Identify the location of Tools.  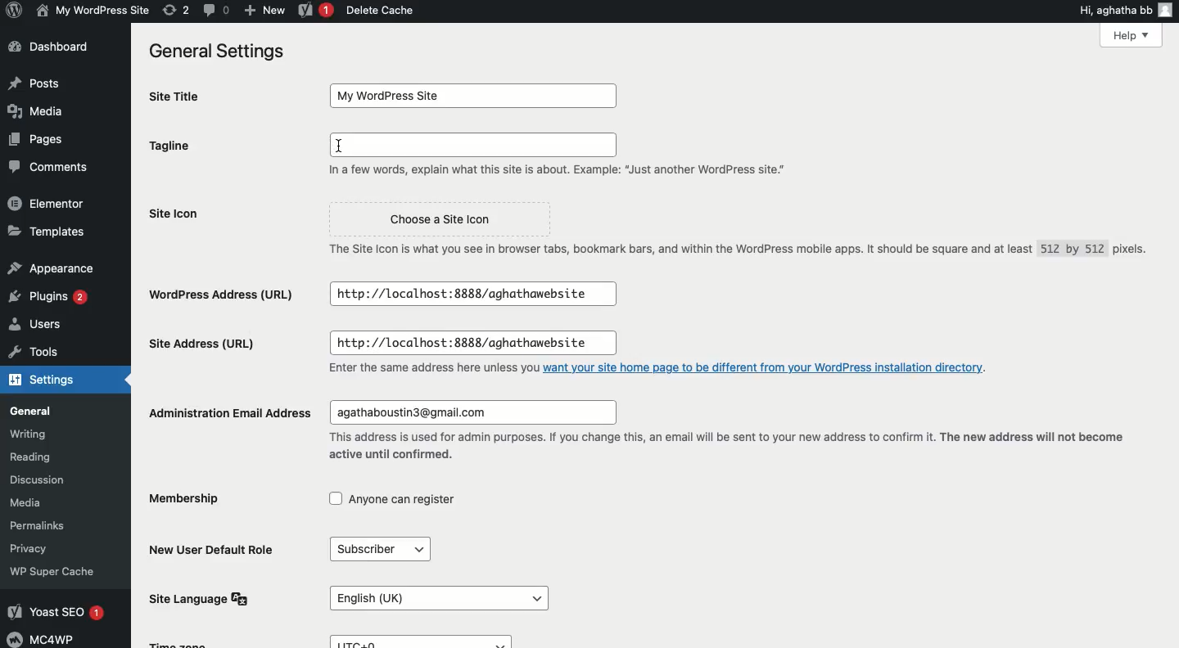
(50, 355).